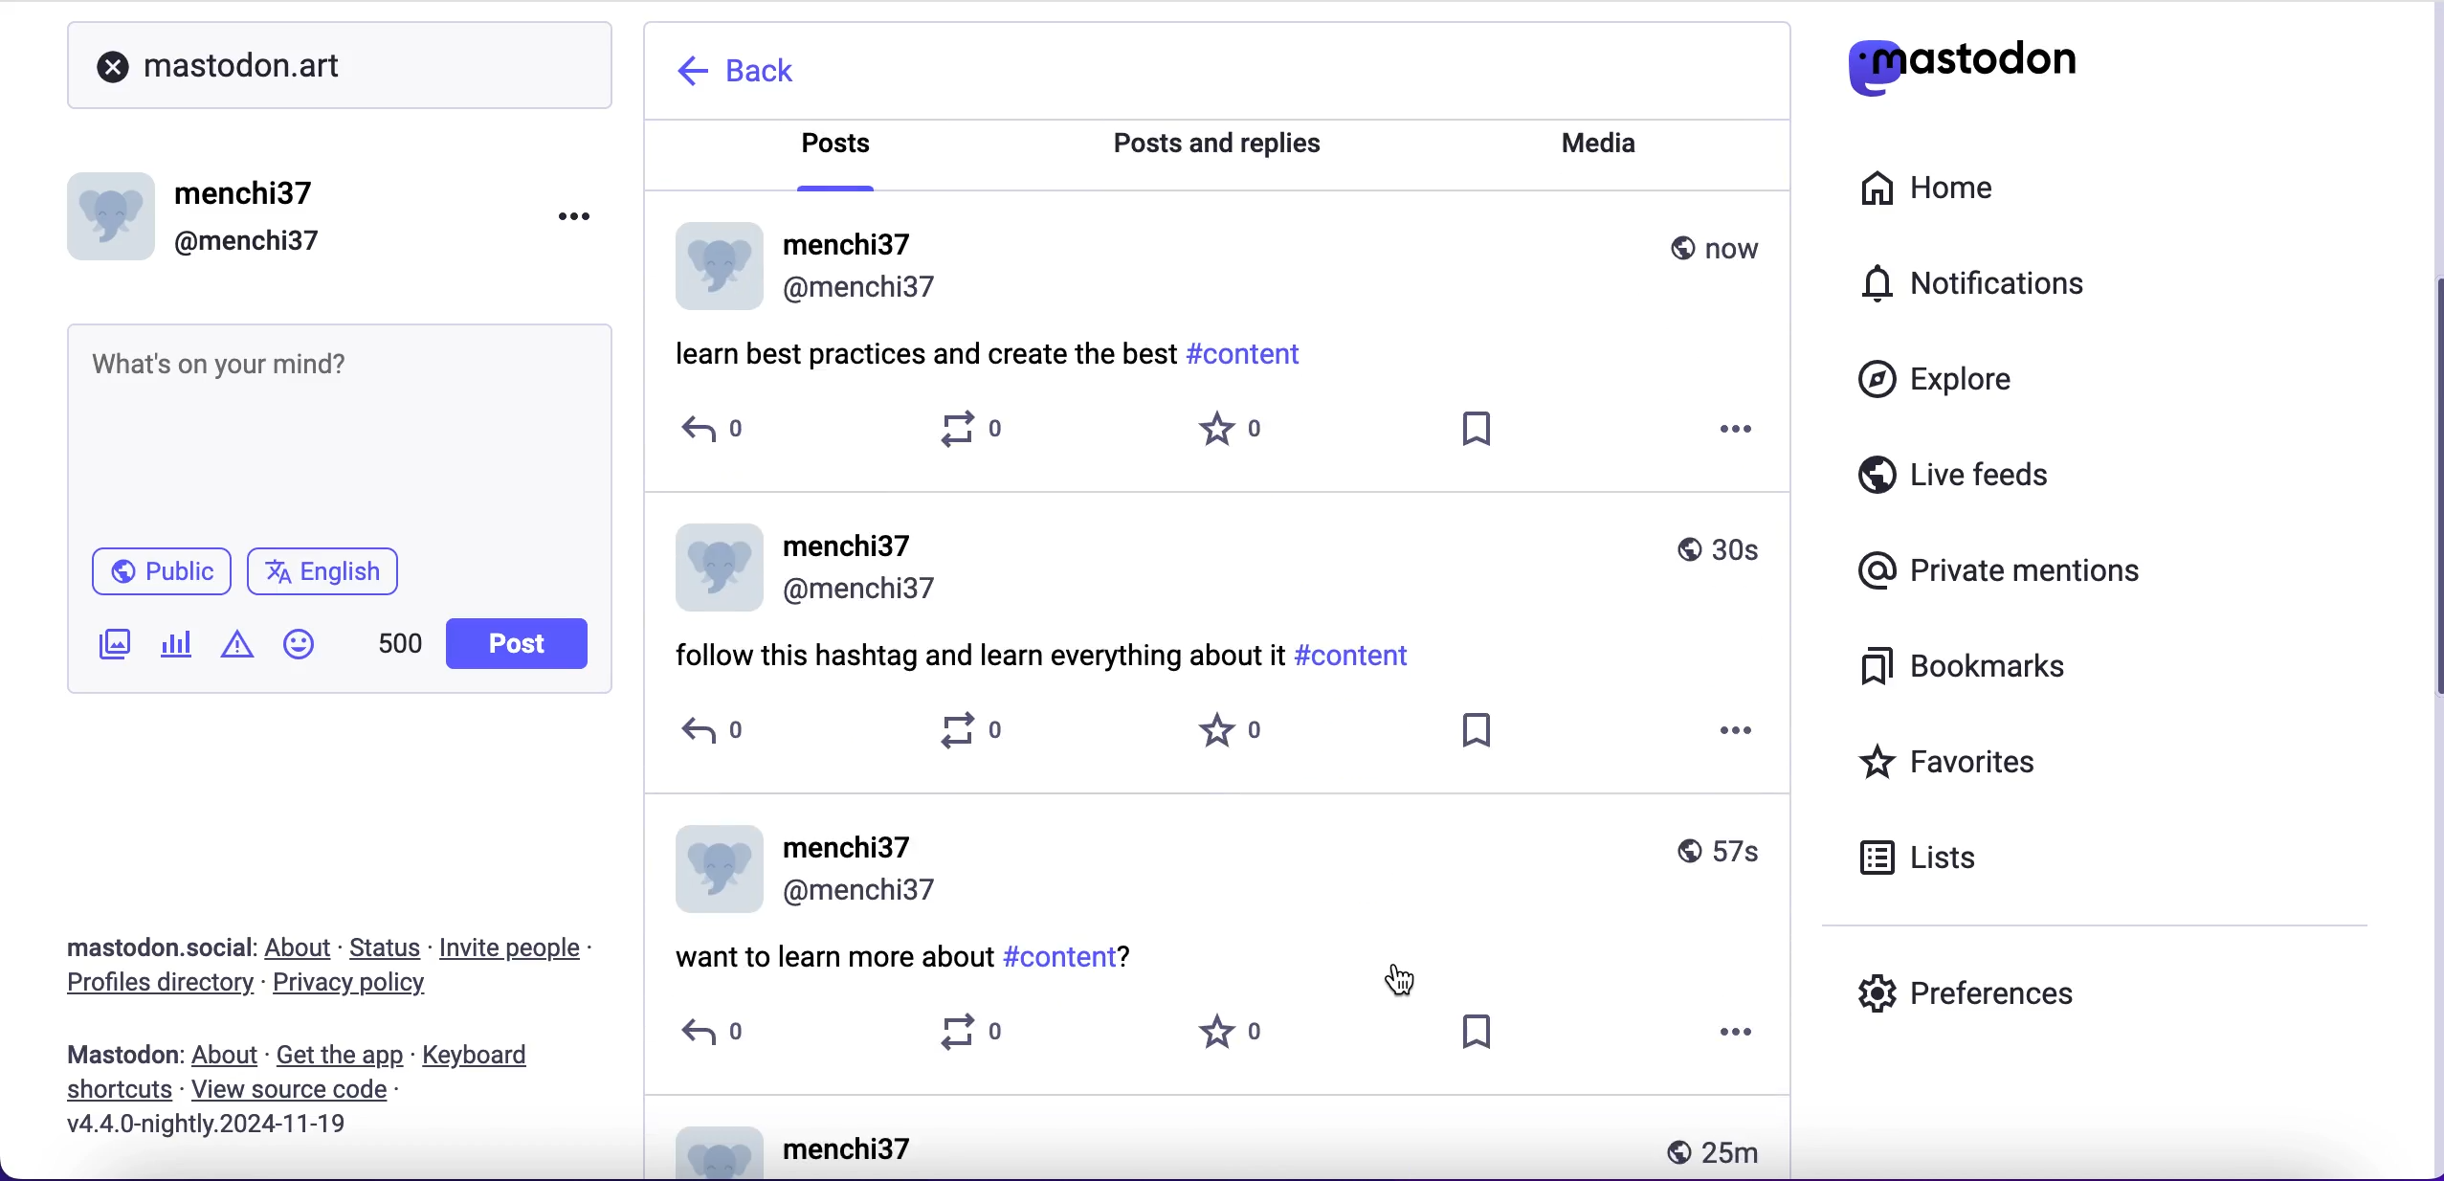  Describe the element at coordinates (1998, 68) in the screenshot. I see `mastodon logo` at that location.